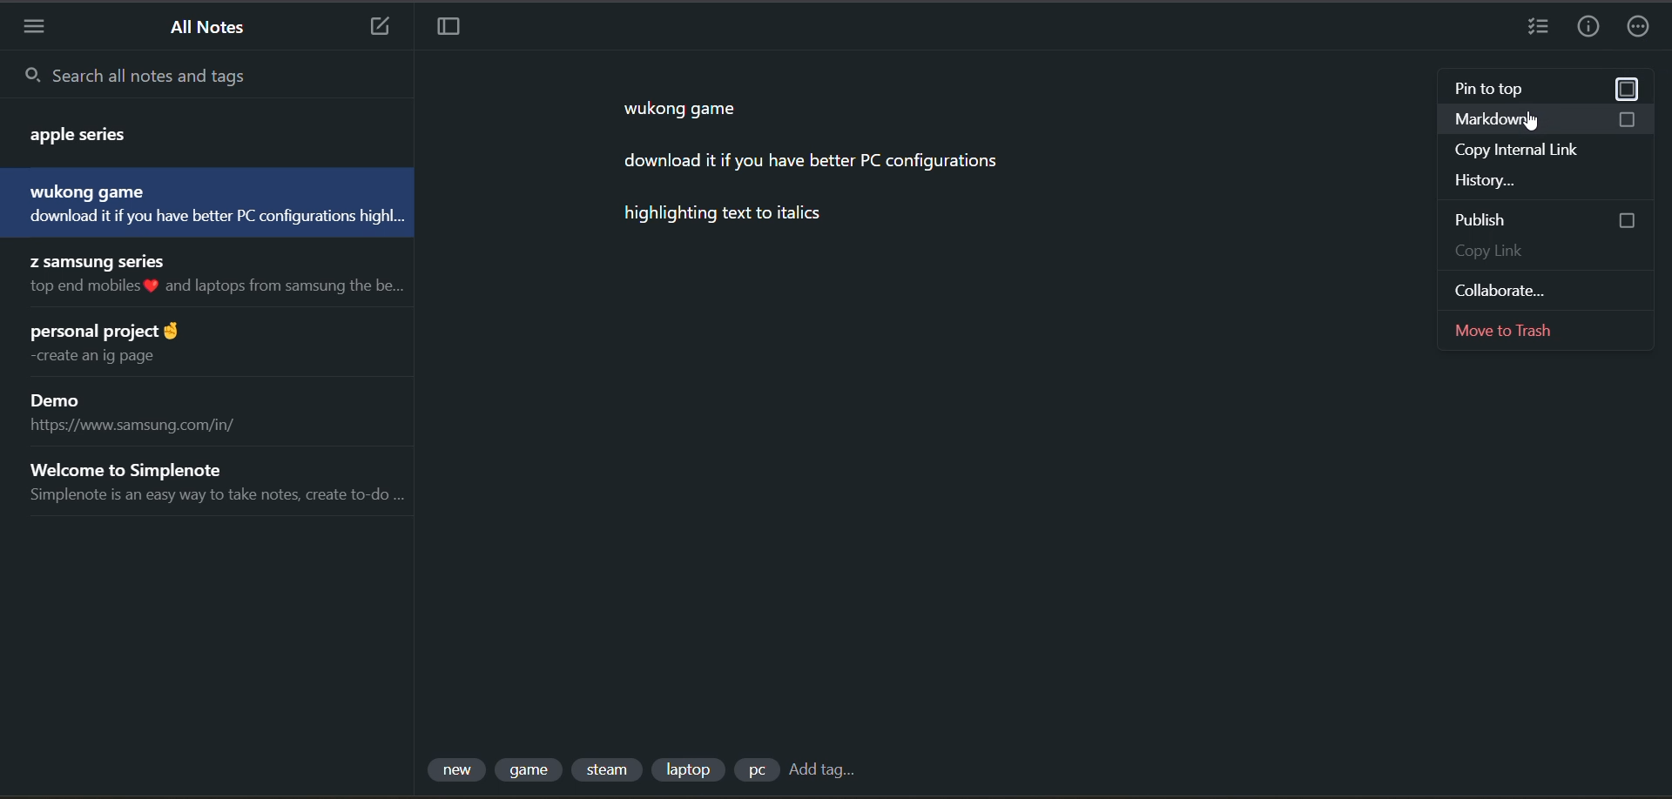  What do you see at coordinates (1532, 120) in the screenshot?
I see `cursor` at bounding box center [1532, 120].